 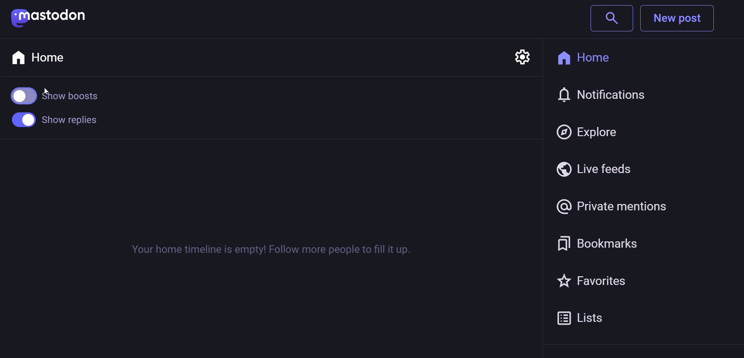 I want to click on Your home timeline is empty! Follow more people to fill it up., so click(x=272, y=248).